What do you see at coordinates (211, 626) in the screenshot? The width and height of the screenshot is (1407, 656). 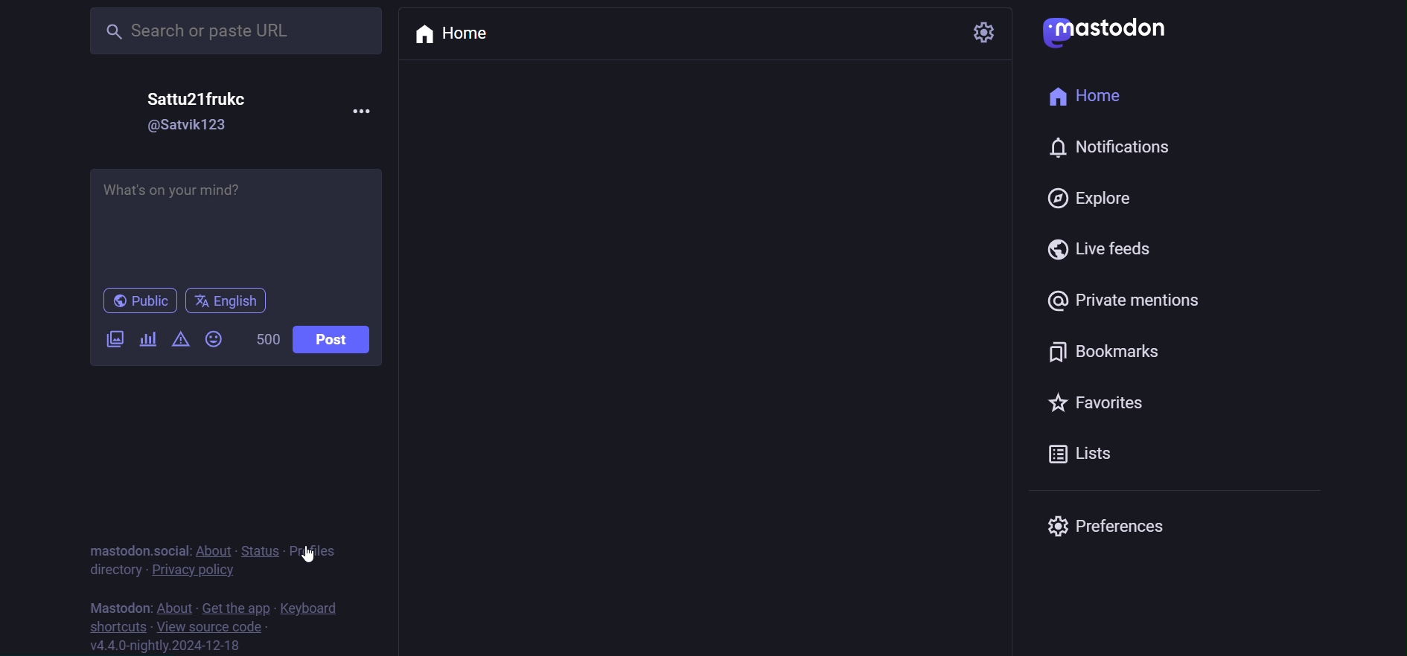 I see `source code` at bounding box center [211, 626].